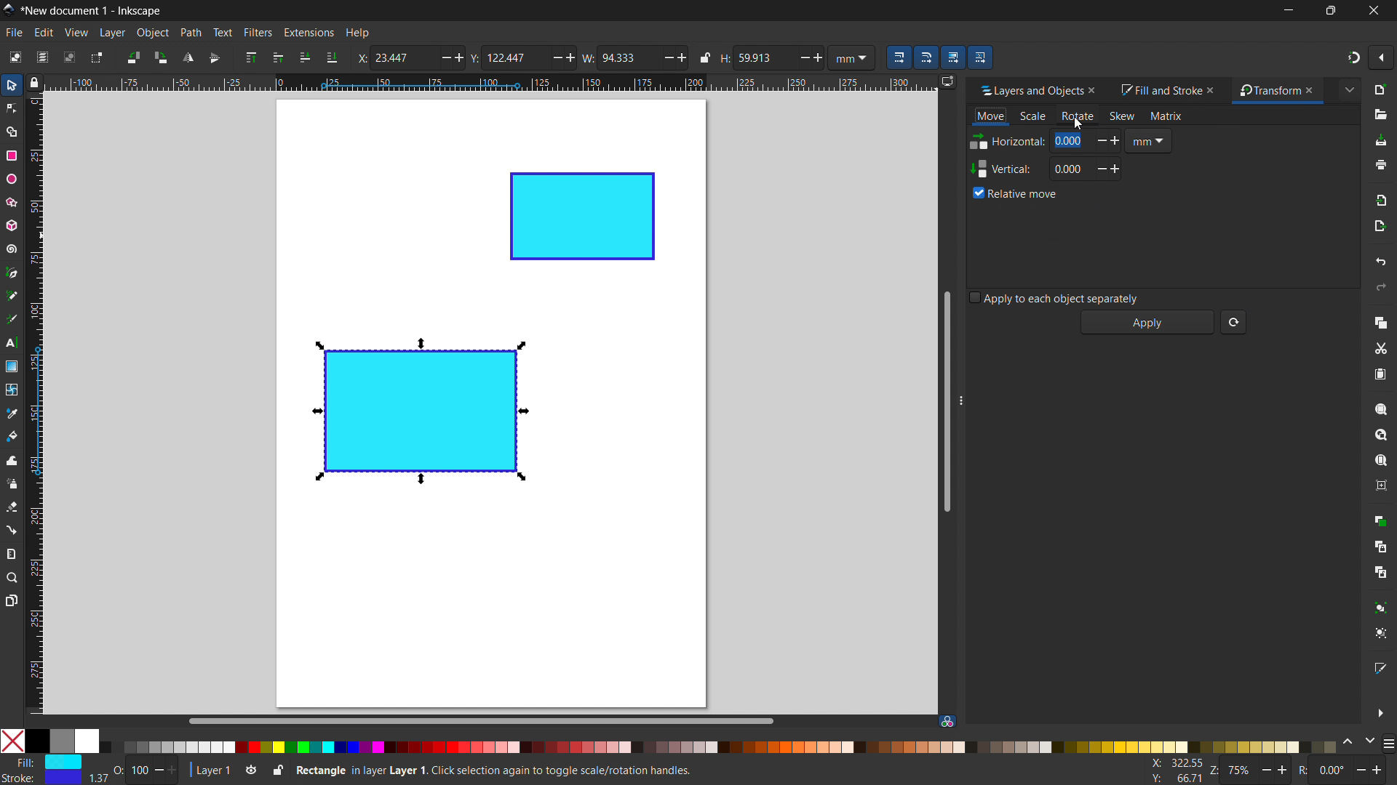 The width and height of the screenshot is (1397, 785). What do you see at coordinates (945, 400) in the screenshot?
I see `vertical scrollbar` at bounding box center [945, 400].